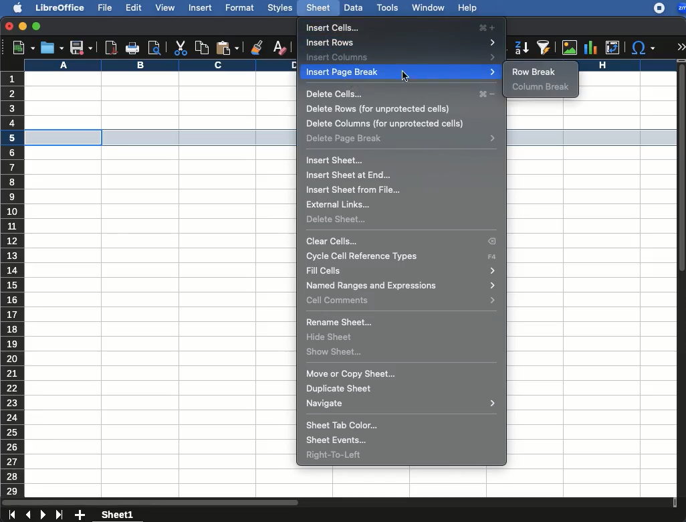  I want to click on insert columns, so click(401, 57).